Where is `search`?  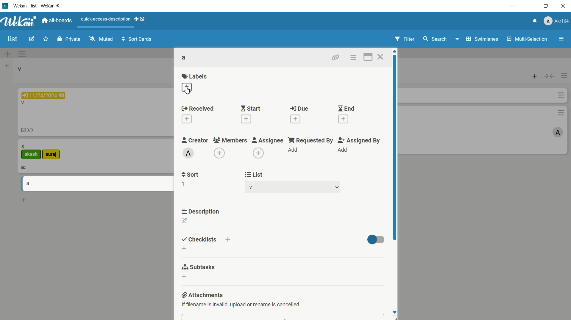
search is located at coordinates (436, 39).